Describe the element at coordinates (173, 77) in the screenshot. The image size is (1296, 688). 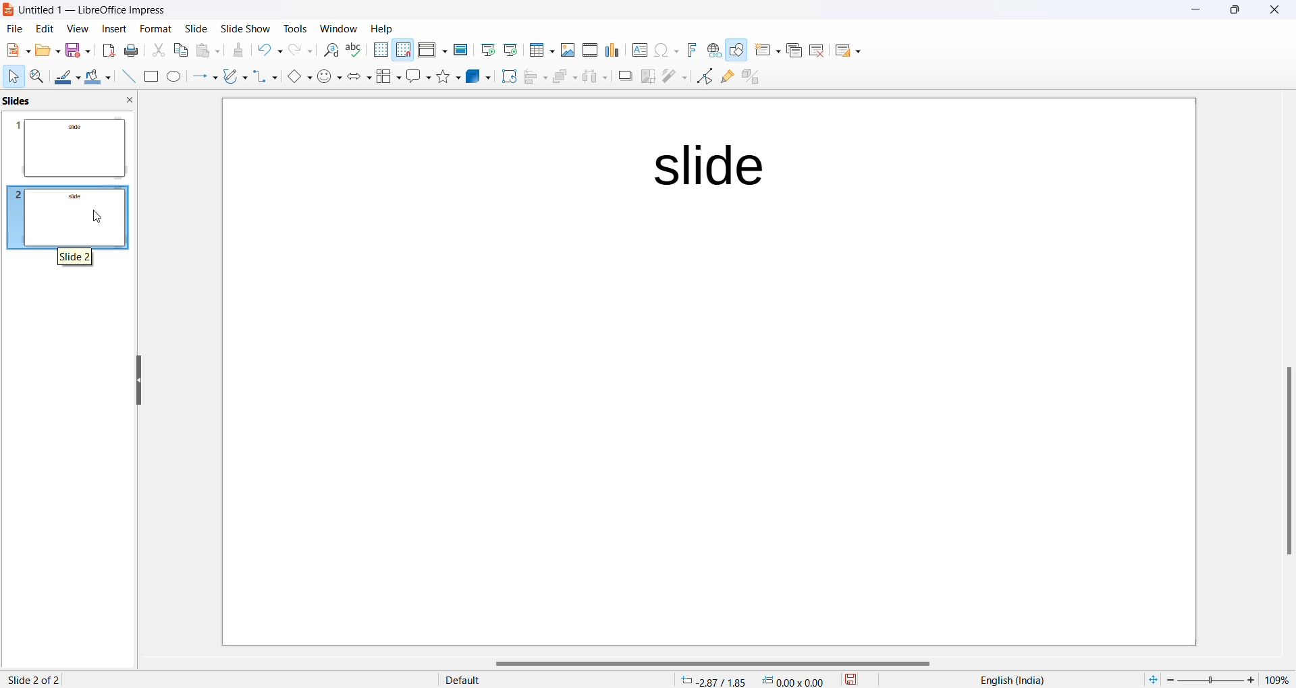
I see `Ellipse` at that location.